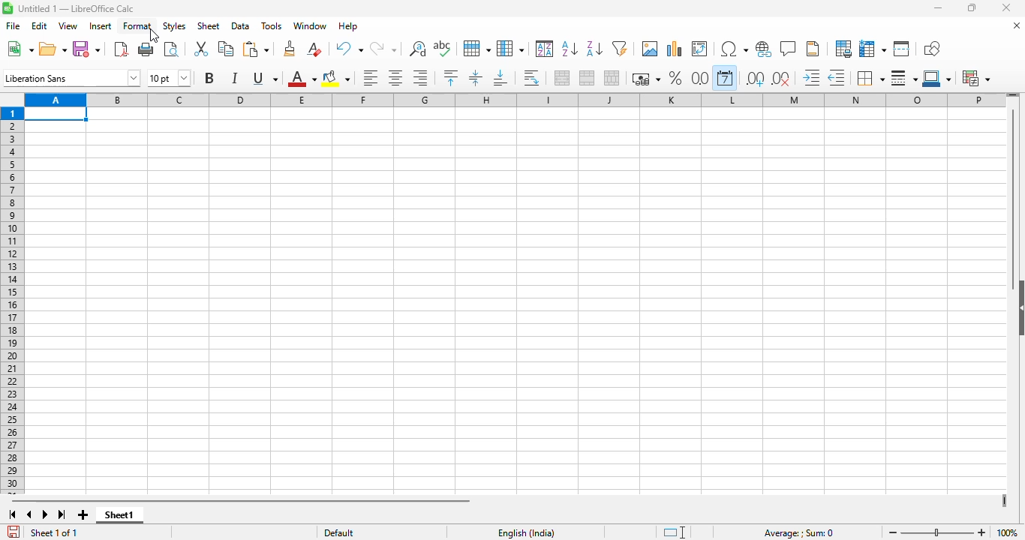  I want to click on close document, so click(1017, 25).